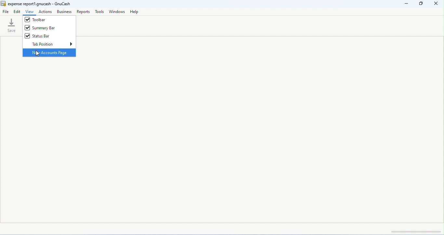 This screenshot has width=444, height=235. What do you see at coordinates (99, 12) in the screenshot?
I see `tools` at bounding box center [99, 12].